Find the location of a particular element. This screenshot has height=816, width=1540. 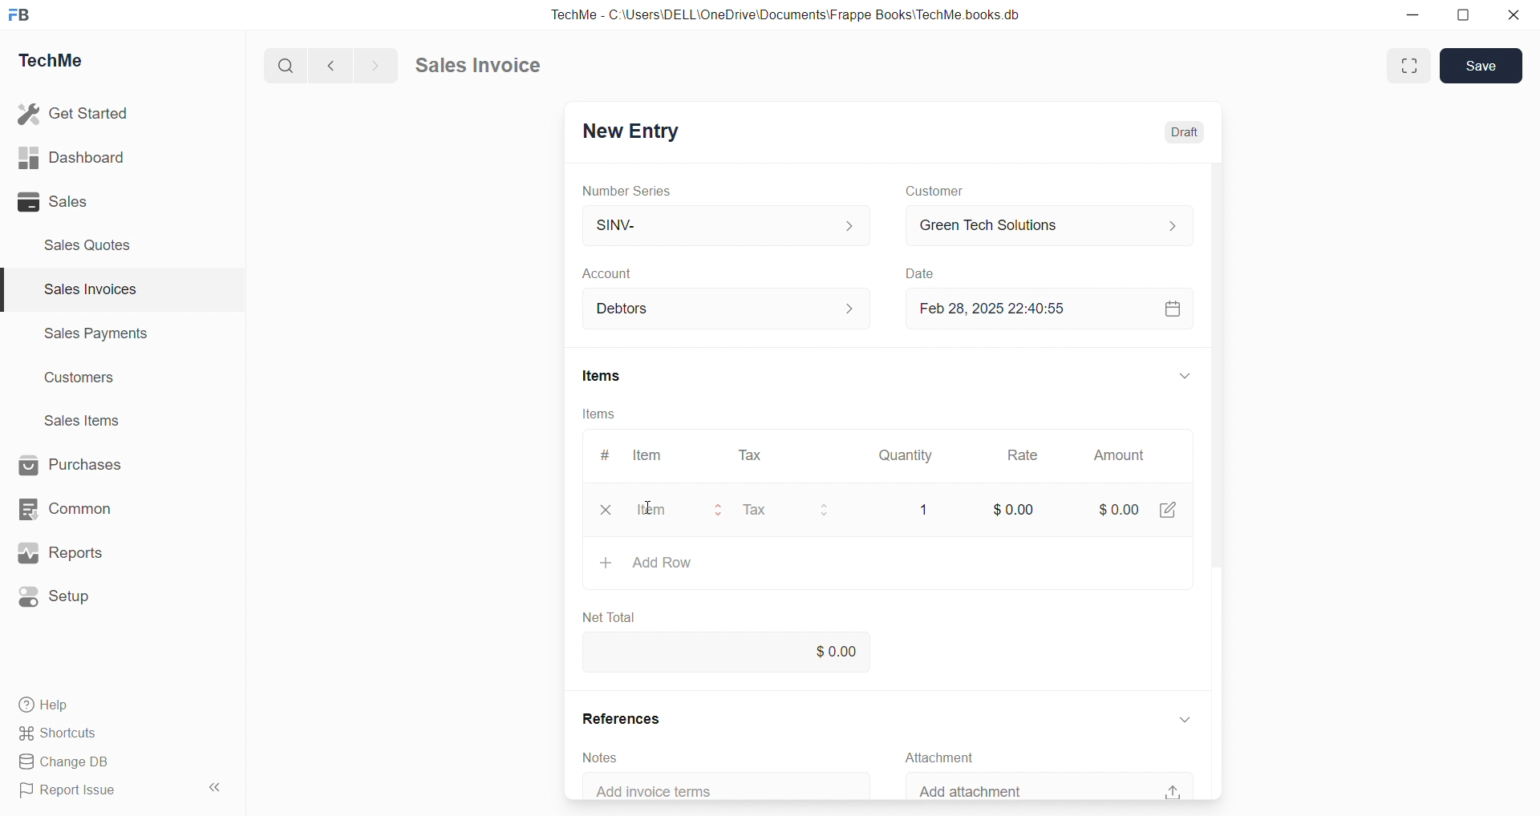

Items is located at coordinates (598, 414).